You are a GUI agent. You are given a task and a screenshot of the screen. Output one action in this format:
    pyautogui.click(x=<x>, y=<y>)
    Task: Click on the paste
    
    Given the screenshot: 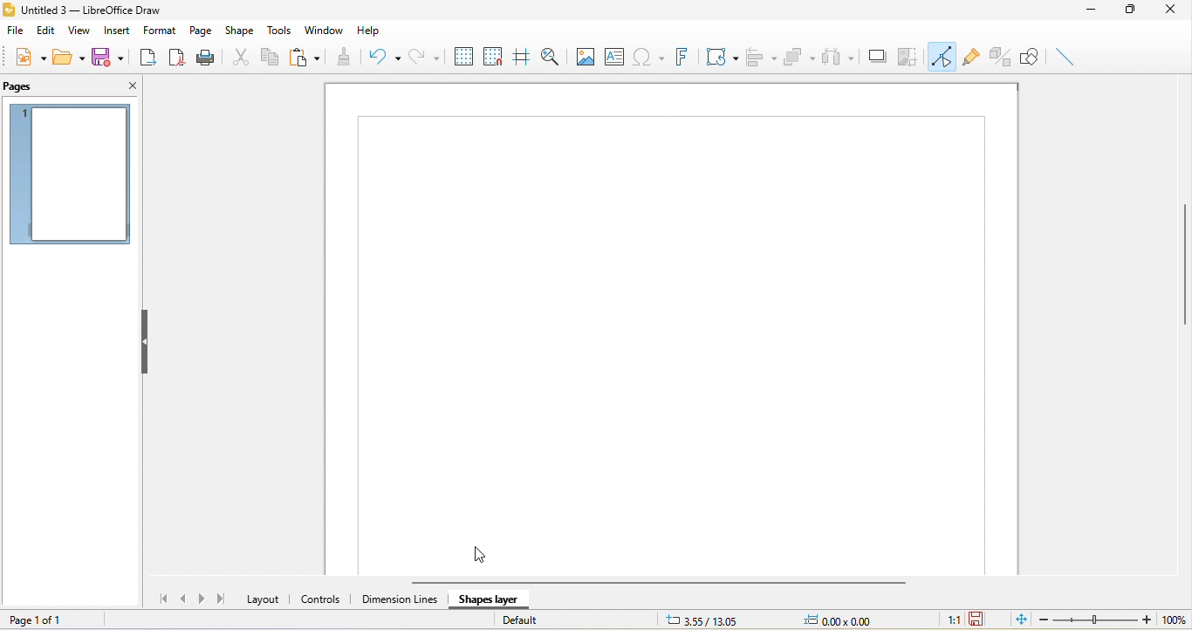 What is the action you would take?
    pyautogui.click(x=304, y=58)
    